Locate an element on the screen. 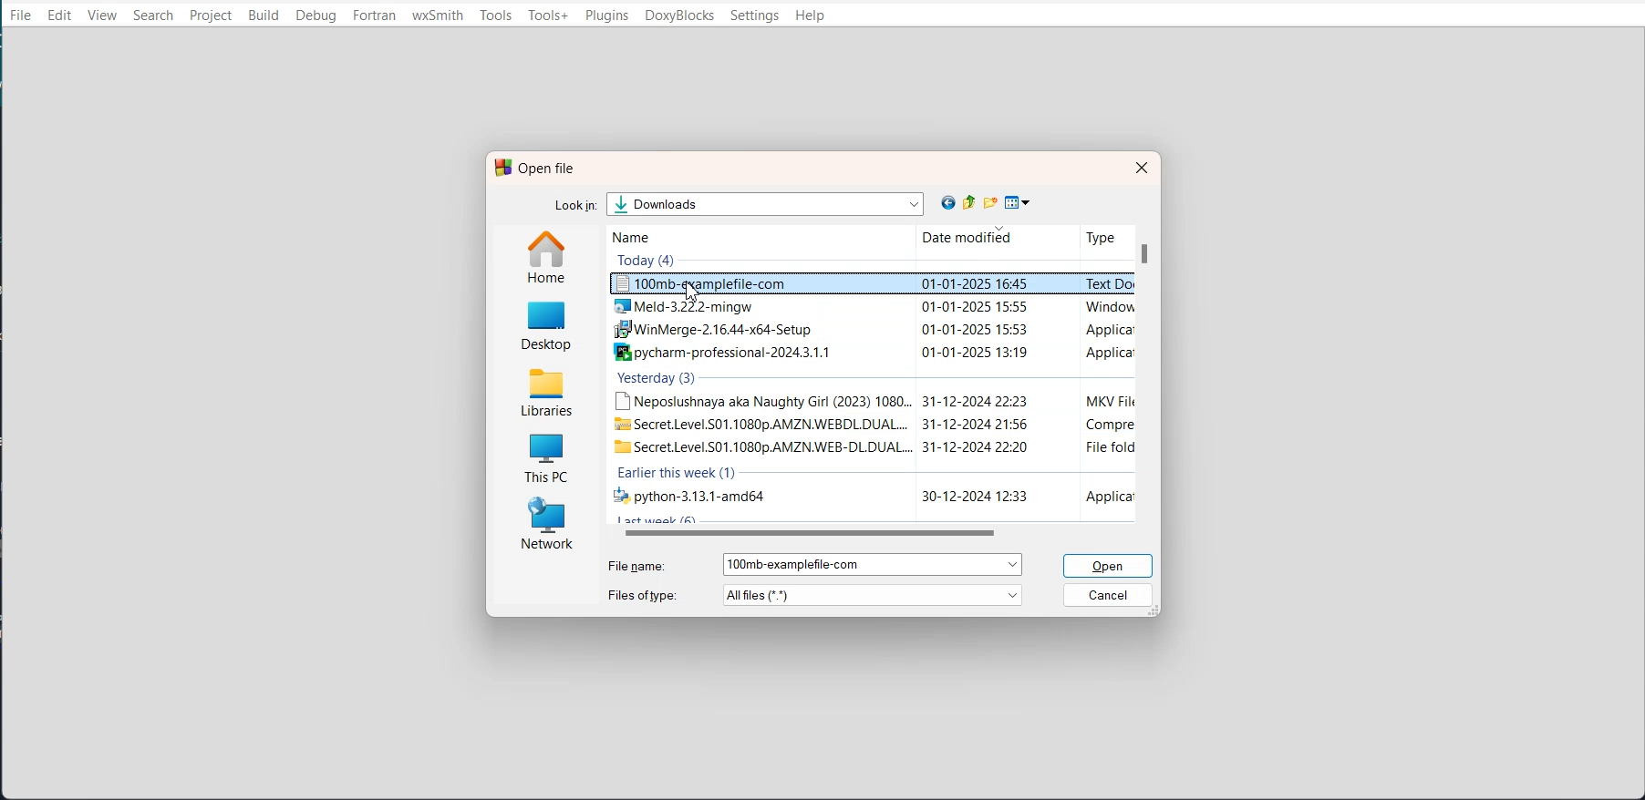 Image resolution: width=1645 pixels, height=800 pixels. File Type: All files is located at coordinates (816, 595).